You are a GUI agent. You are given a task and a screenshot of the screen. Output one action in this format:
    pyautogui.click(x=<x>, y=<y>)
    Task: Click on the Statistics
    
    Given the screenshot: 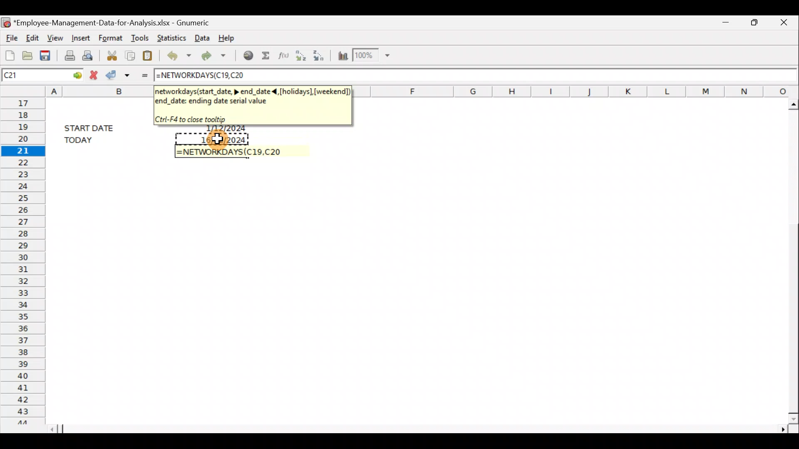 What is the action you would take?
    pyautogui.click(x=170, y=37)
    